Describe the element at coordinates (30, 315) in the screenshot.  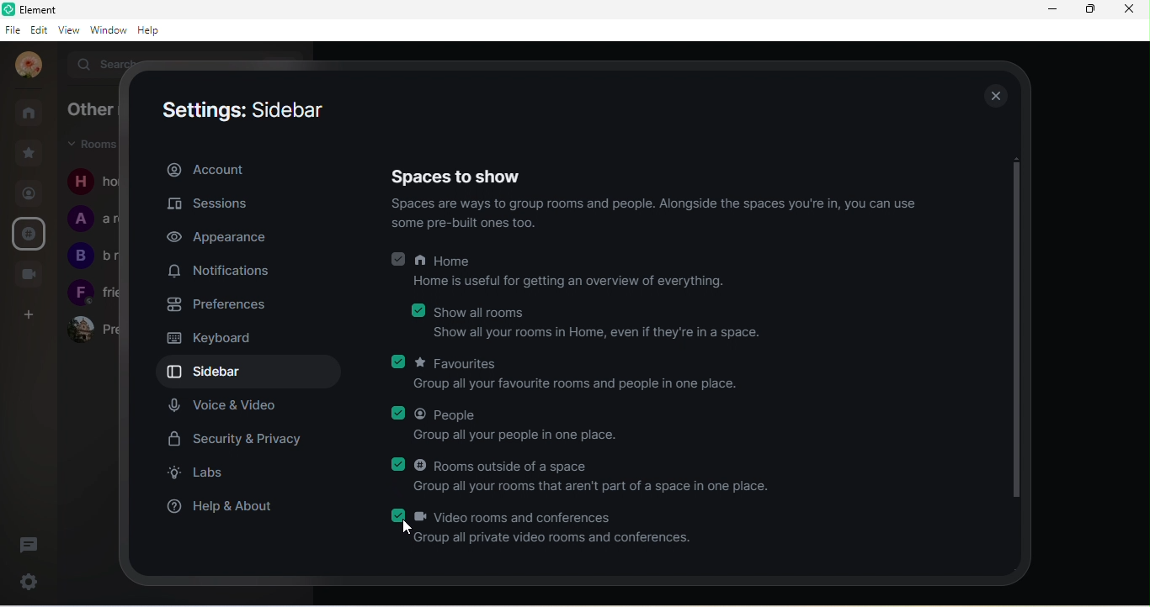
I see `create a space ` at that location.